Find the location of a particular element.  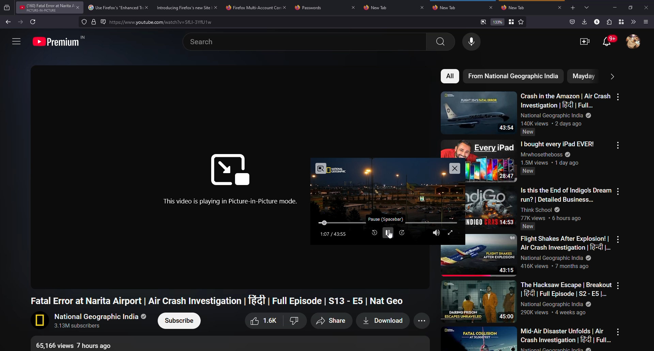

extensions is located at coordinates (608, 22).